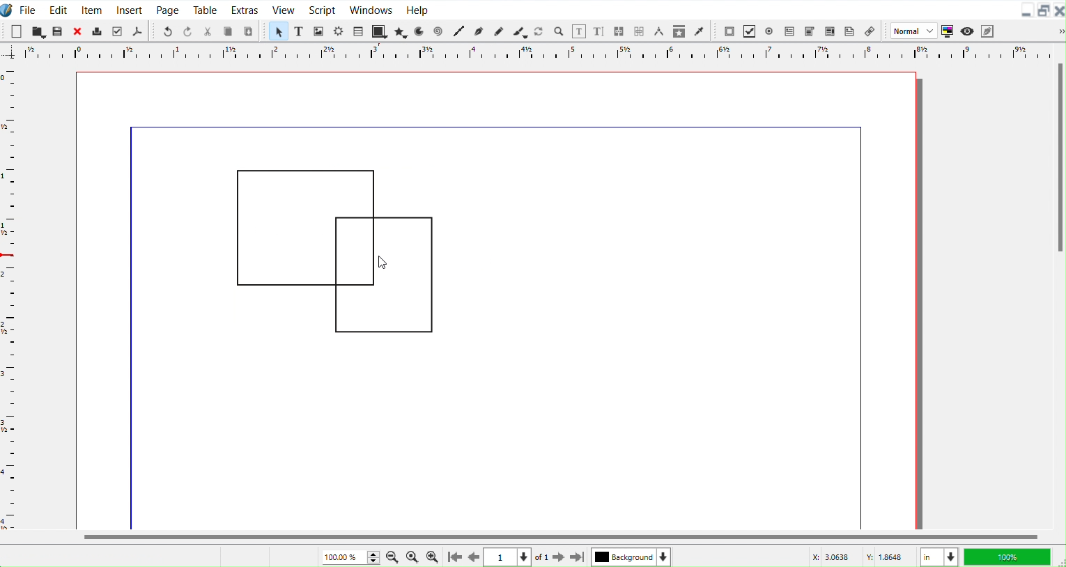  I want to click on Close, so click(76, 31).